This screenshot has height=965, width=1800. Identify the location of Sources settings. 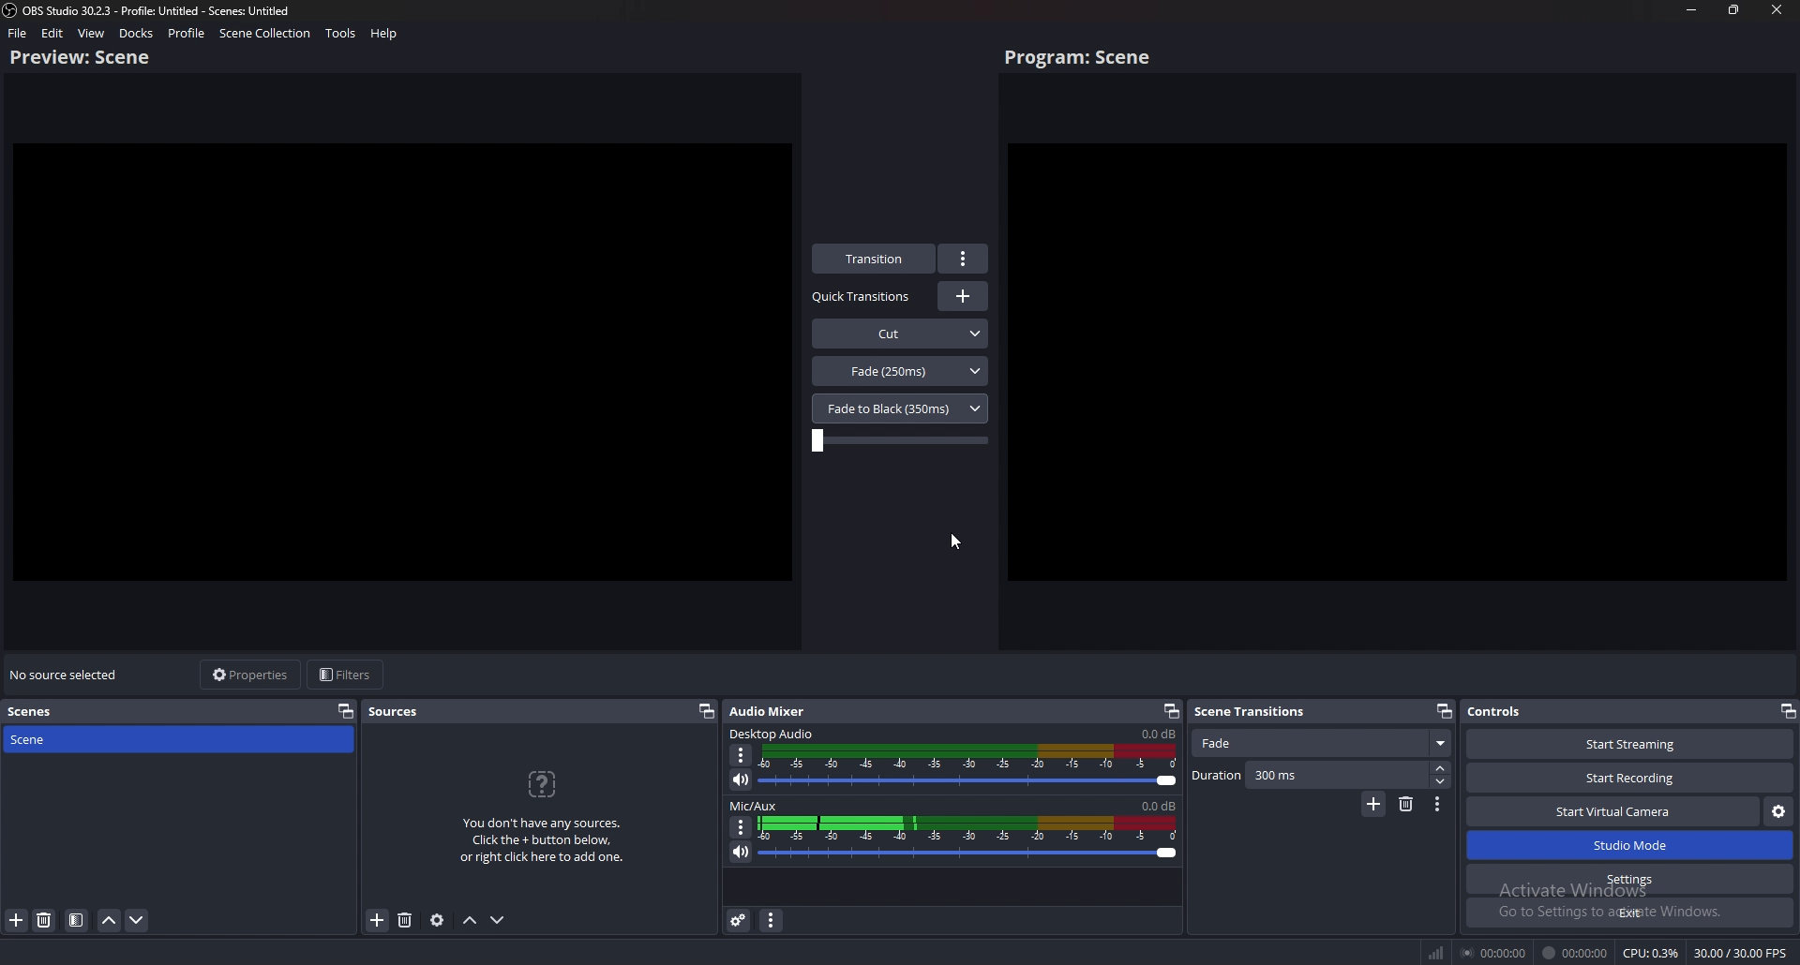
(438, 920).